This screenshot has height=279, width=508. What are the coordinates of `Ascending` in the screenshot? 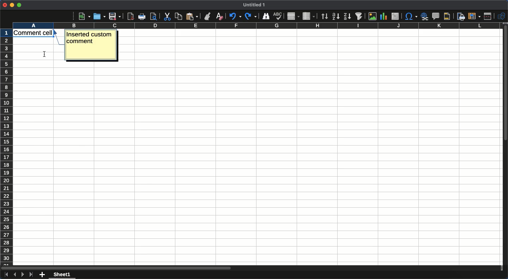 It's located at (335, 16).